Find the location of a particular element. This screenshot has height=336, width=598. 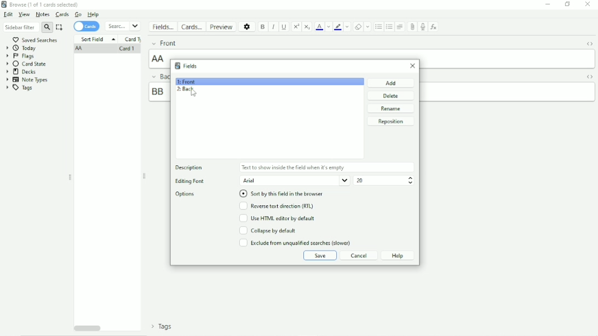

View is located at coordinates (24, 15).